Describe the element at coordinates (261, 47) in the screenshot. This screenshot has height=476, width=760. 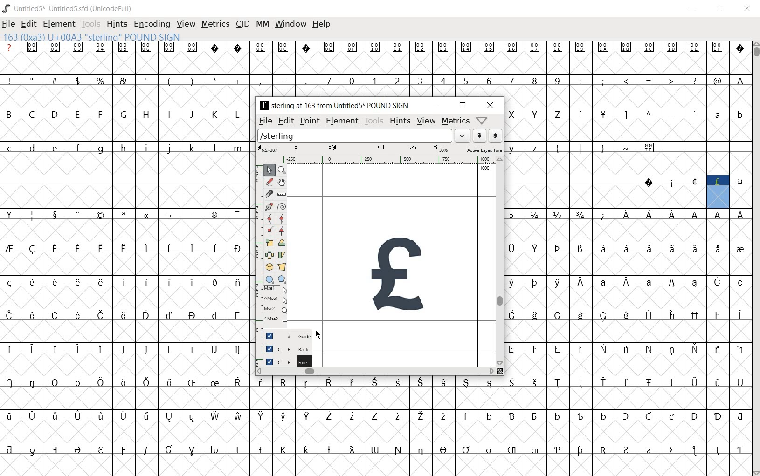
I see `Symbol` at that location.